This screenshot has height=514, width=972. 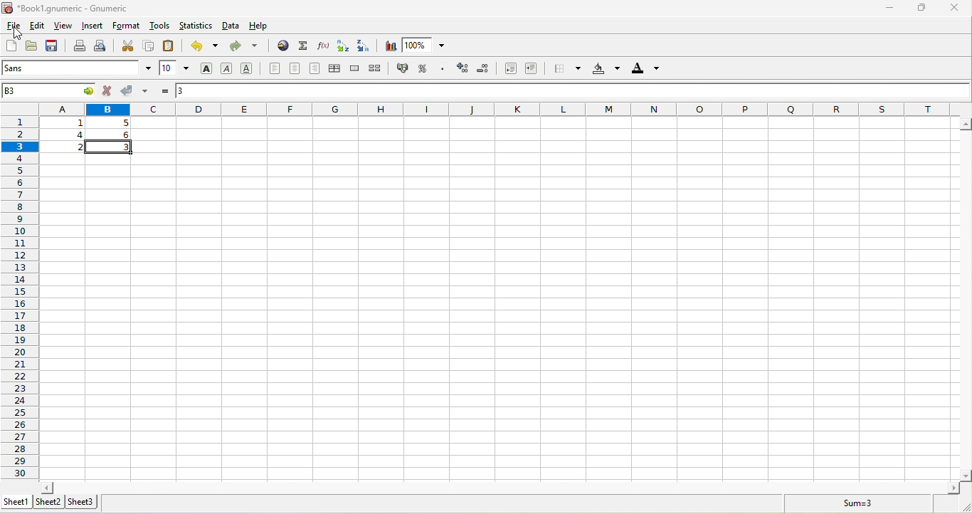 What do you see at coordinates (337, 69) in the screenshot?
I see `center horizontally` at bounding box center [337, 69].